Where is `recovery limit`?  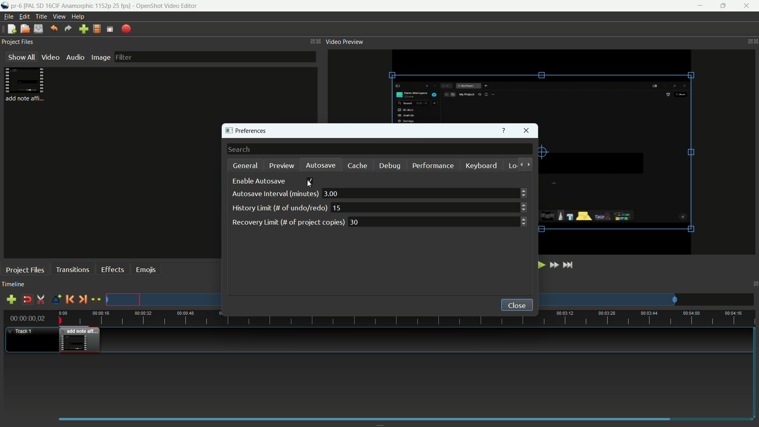 recovery limit is located at coordinates (288, 222).